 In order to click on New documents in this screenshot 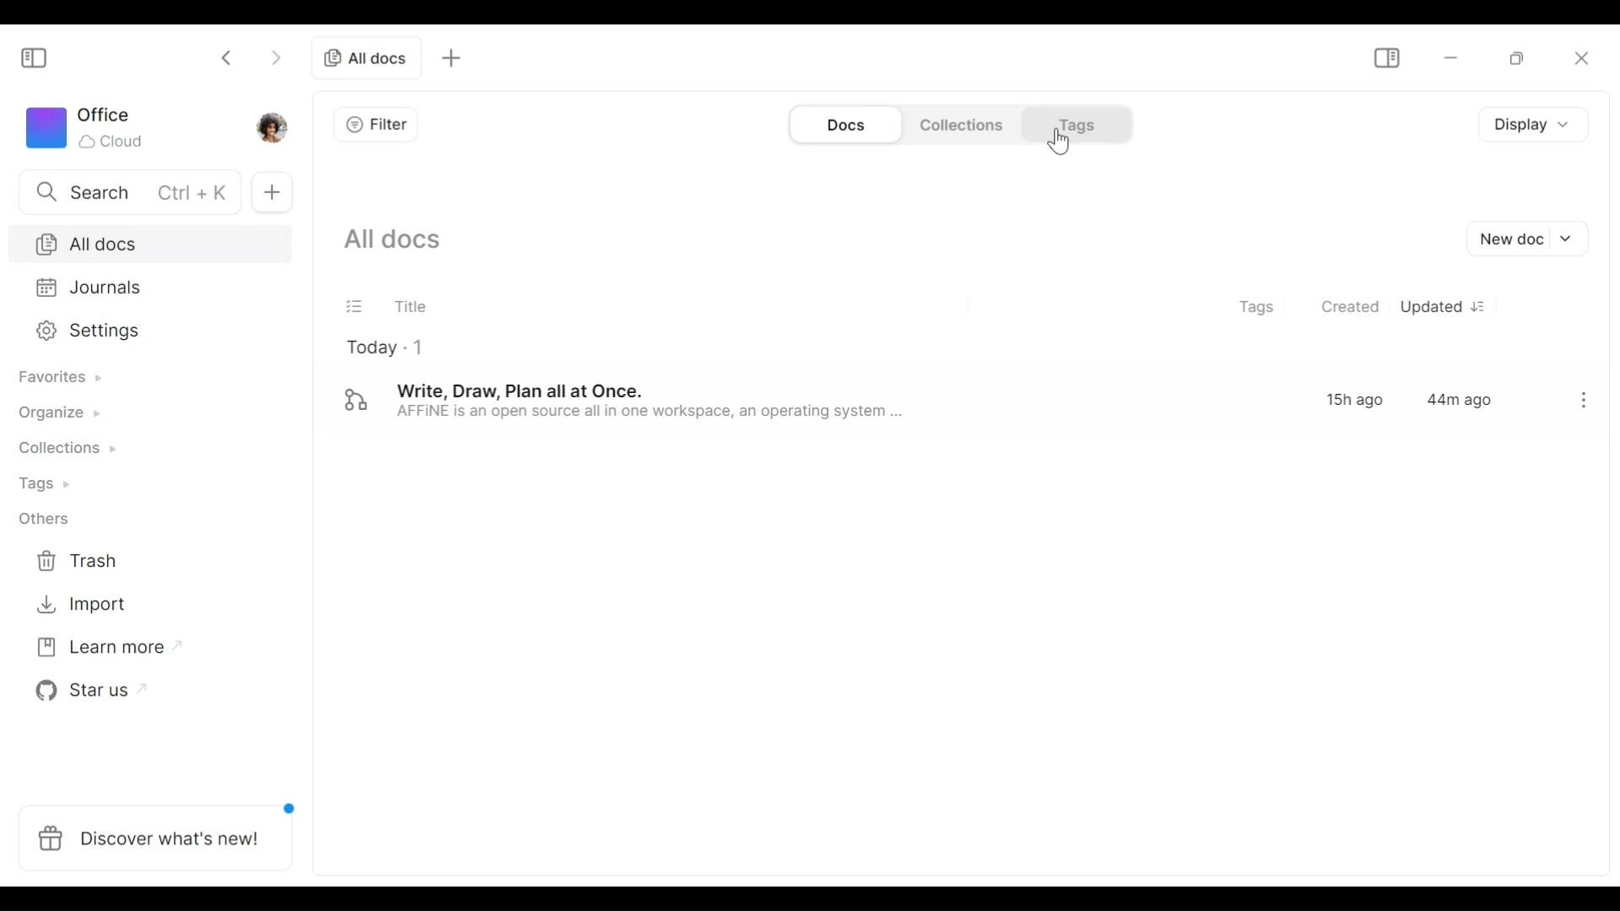, I will do `click(271, 187)`.